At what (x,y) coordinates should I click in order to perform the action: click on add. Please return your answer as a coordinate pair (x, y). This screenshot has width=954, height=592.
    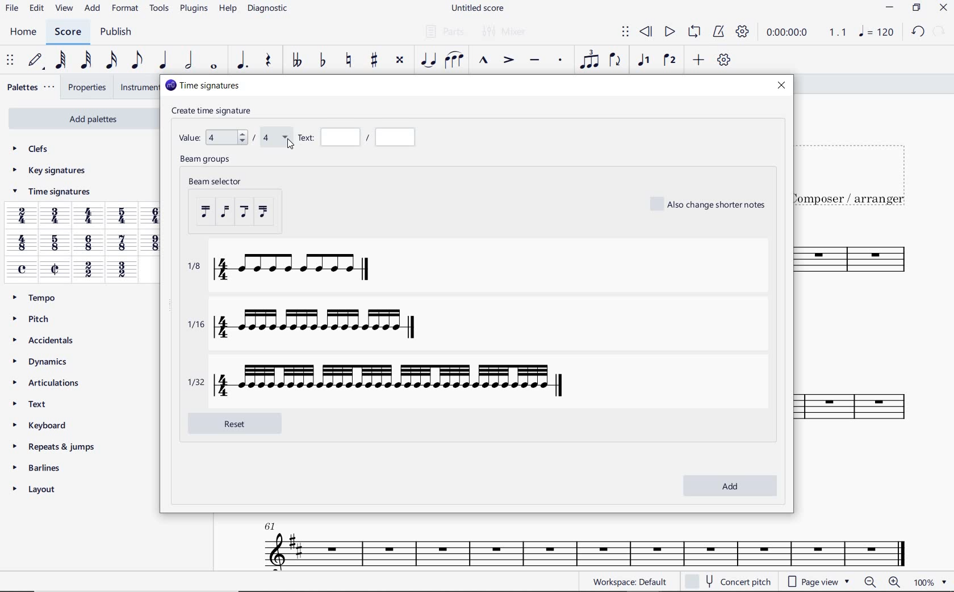
    Looking at the image, I should click on (729, 485).